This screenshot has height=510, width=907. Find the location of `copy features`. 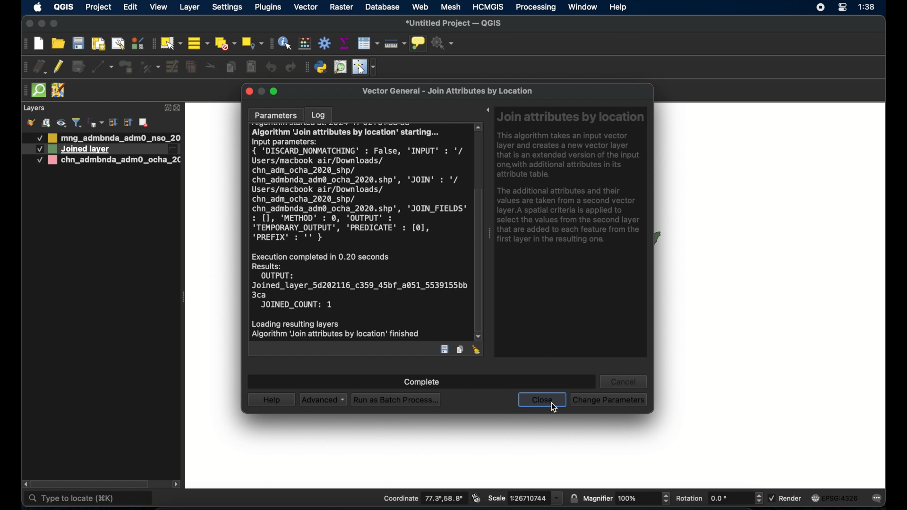

copy features is located at coordinates (460, 350).